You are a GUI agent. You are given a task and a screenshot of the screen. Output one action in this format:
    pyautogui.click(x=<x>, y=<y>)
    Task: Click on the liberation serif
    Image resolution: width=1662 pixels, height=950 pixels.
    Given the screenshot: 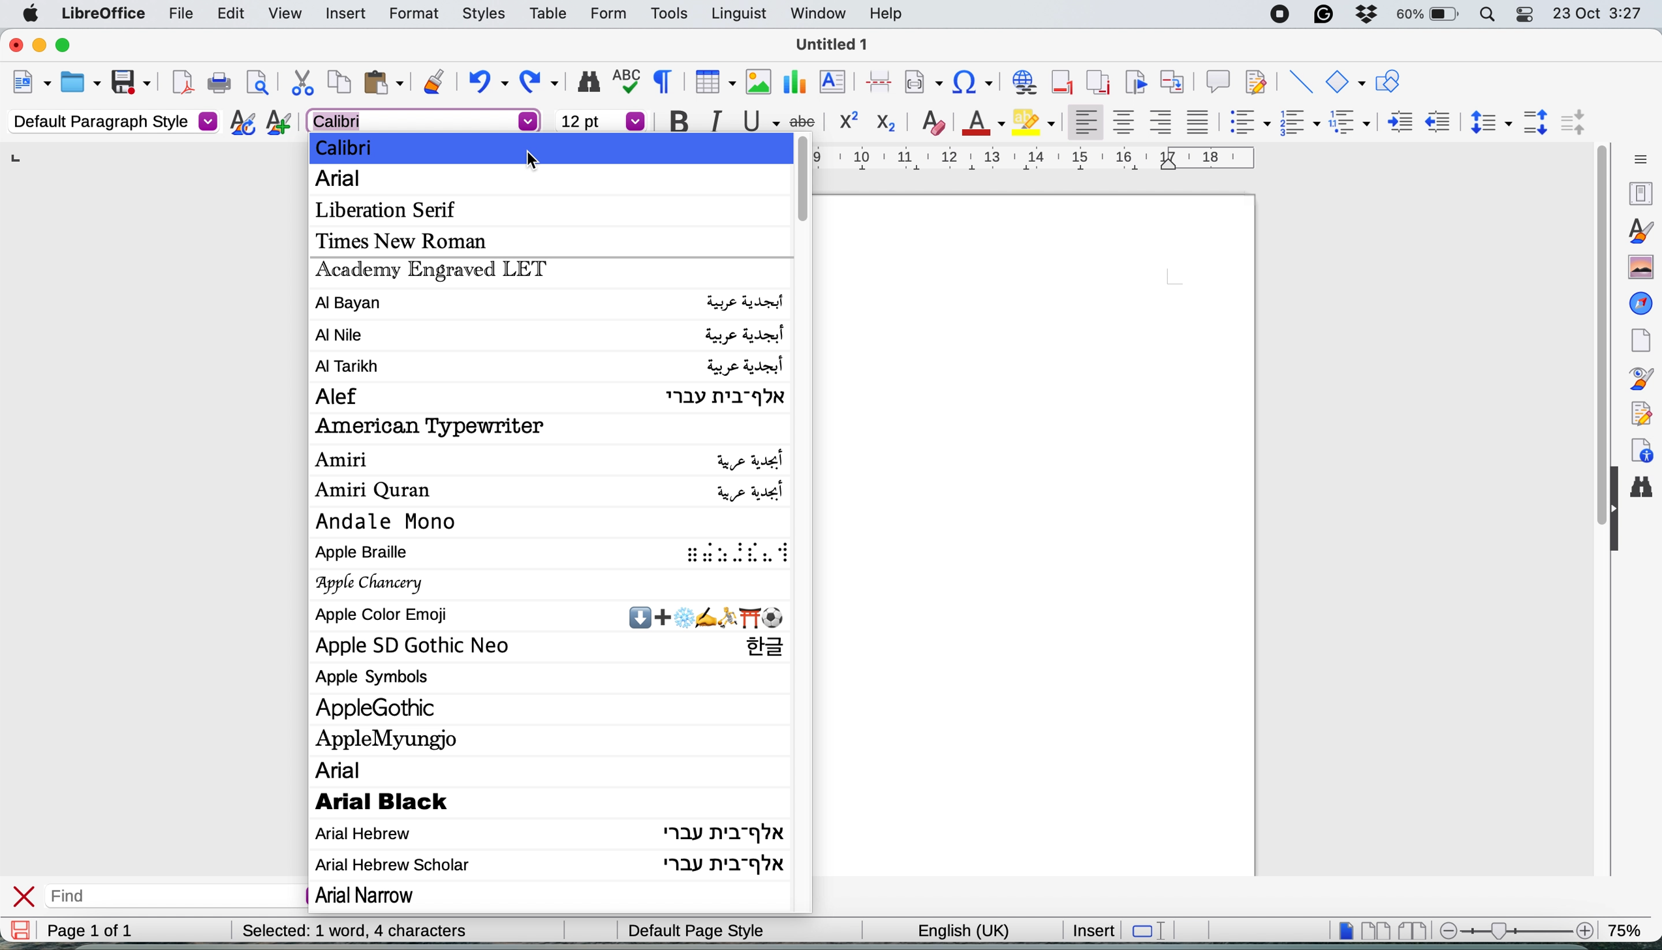 What is the action you would take?
    pyautogui.click(x=394, y=210)
    